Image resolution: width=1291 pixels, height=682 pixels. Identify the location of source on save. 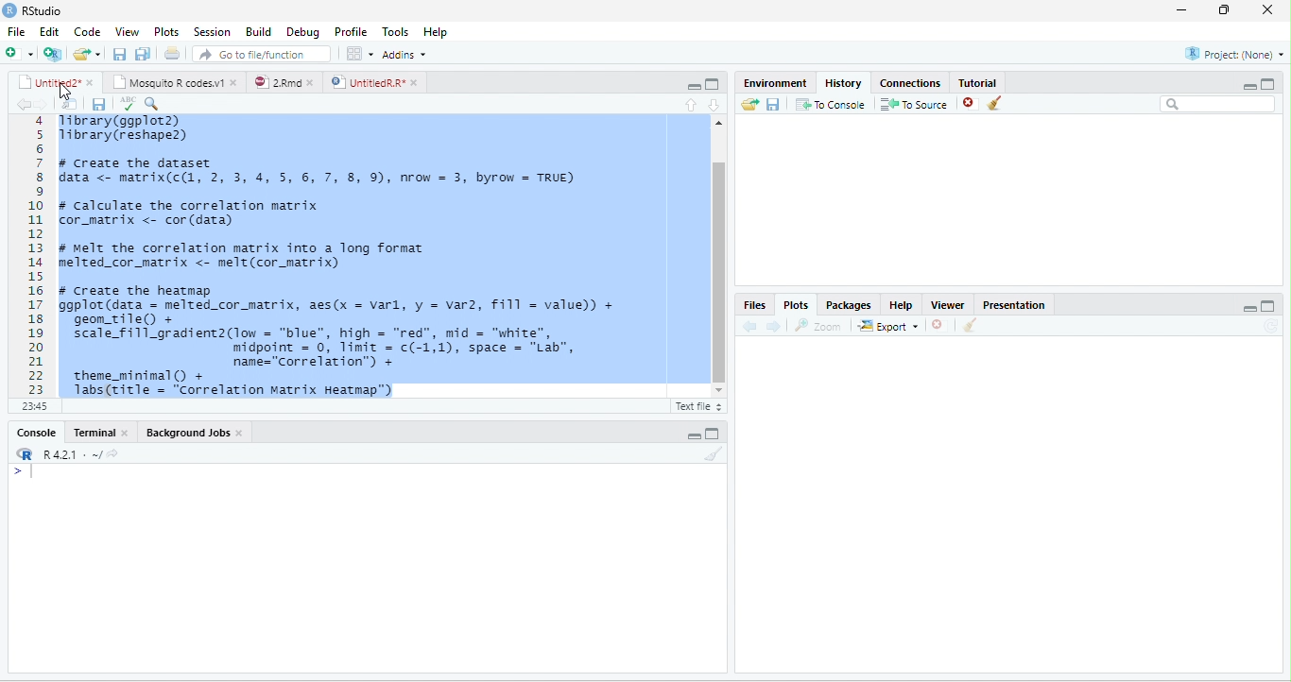
(160, 103).